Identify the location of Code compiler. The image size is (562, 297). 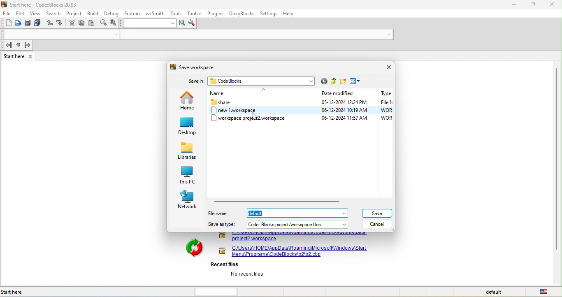
(198, 35).